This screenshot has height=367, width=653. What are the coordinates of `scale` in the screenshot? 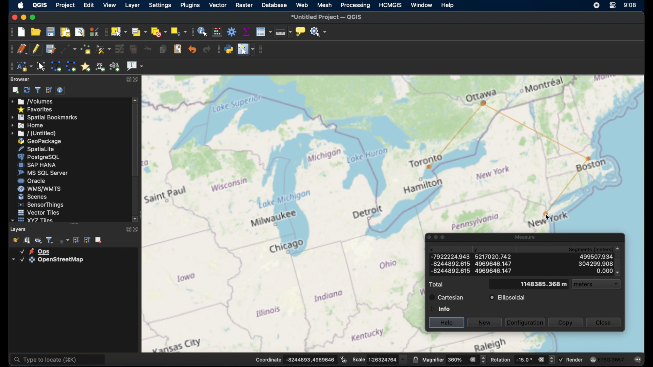 It's located at (379, 359).